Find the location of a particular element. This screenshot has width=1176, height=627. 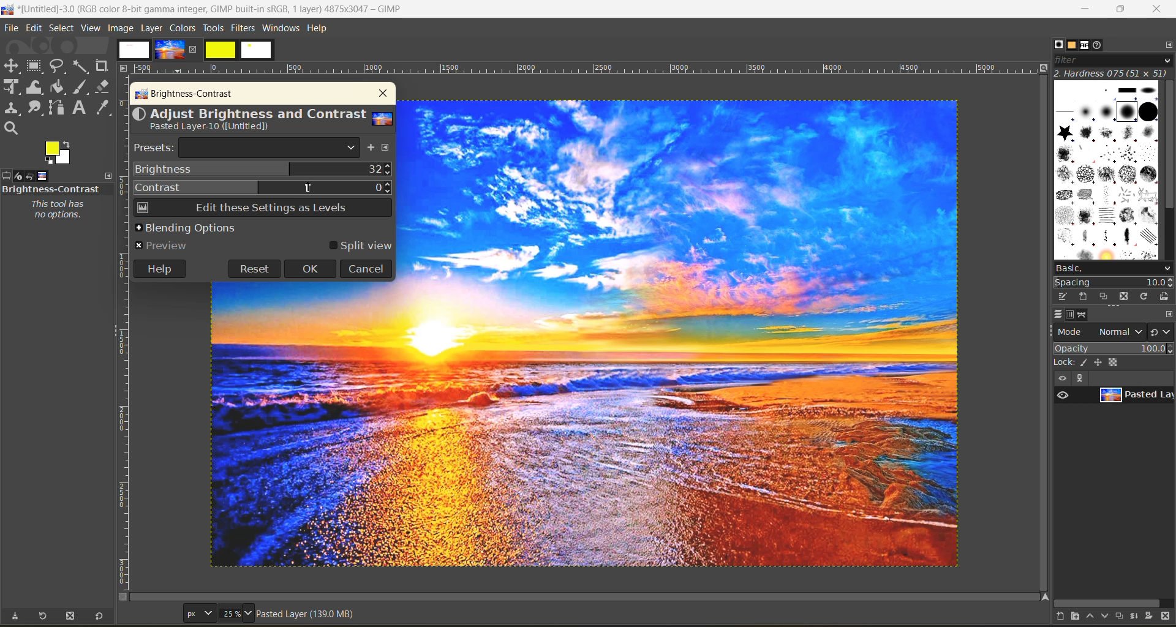

blending options is located at coordinates (185, 227).